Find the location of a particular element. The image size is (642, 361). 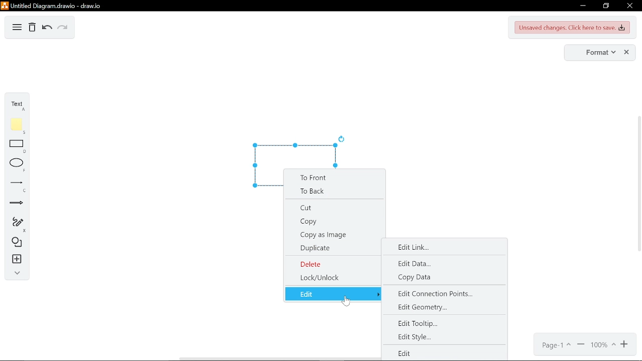

cut is located at coordinates (333, 208).